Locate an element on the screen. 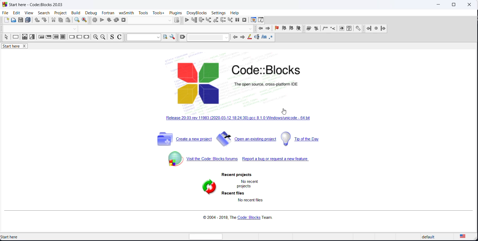 Image resolution: width=478 pixels, height=241 pixels. rebuild is located at coordinates (116, 20).